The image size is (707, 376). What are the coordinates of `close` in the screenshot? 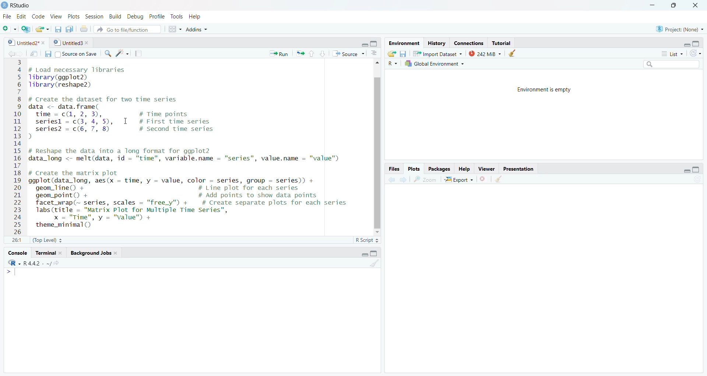 It's located at (484, 179).